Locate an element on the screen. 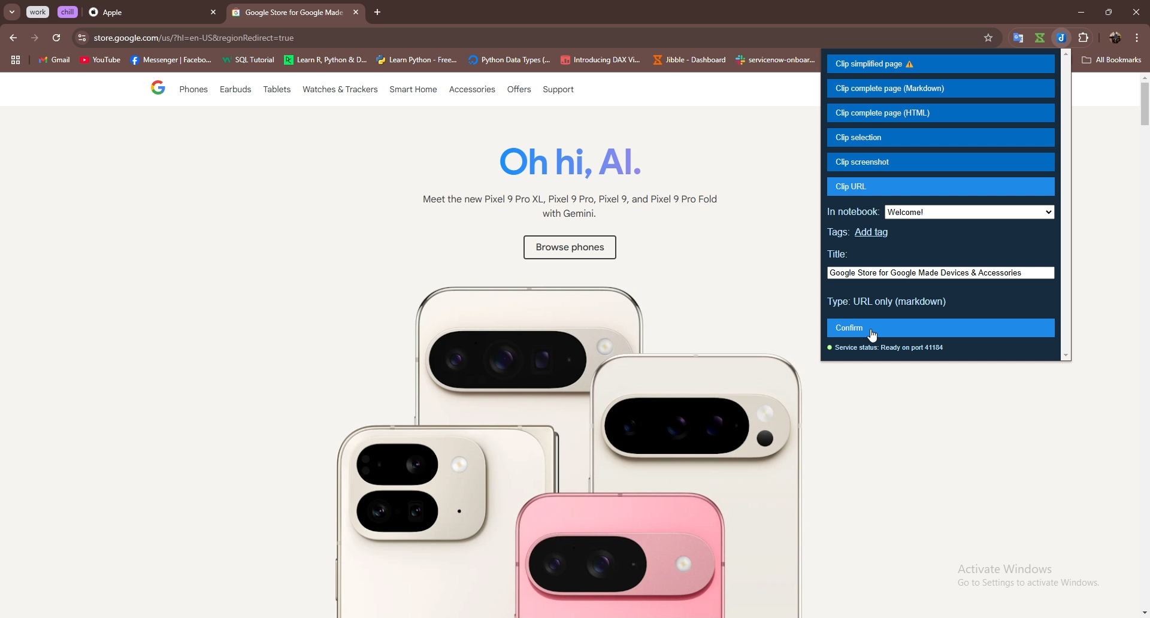  add tab is located at coordinates (378, 13).